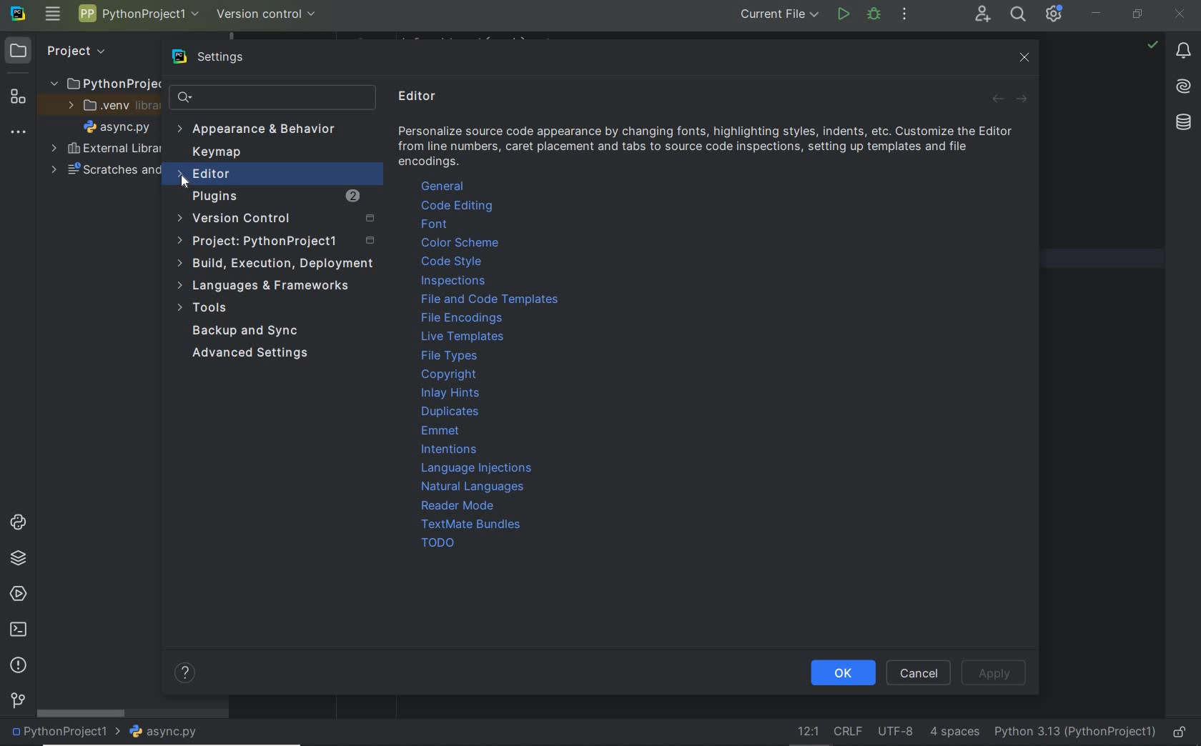 Image resolution: width=1201 pixels, height=746 pixels. Describe the element at coordinates (463, 319) in the screenshot. I see `file encodings` at that location.